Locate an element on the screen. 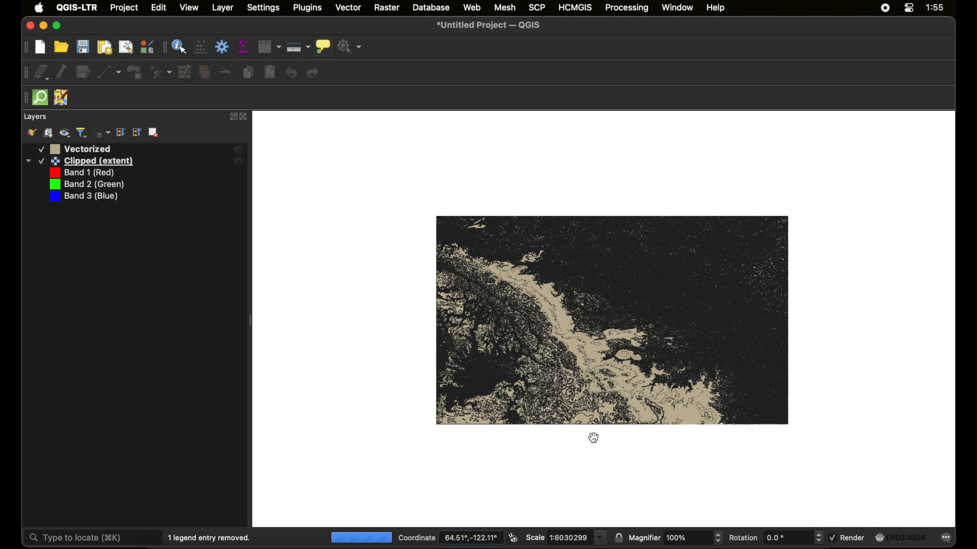 The width and height of the screenshot is (977, 549). measure line is located at coordinates (298, 47).